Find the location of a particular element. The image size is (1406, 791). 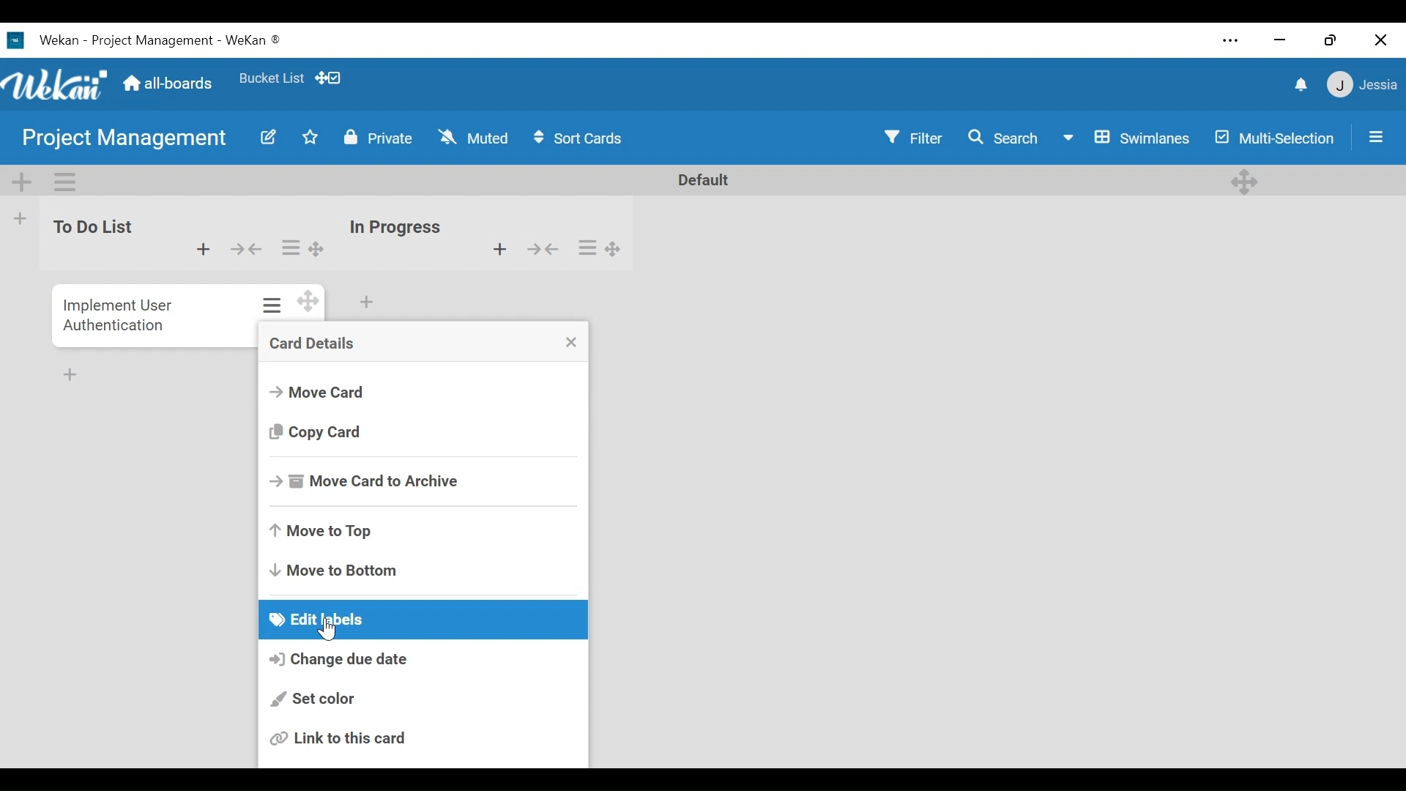

In Progress is located at coordinates (397, 228).